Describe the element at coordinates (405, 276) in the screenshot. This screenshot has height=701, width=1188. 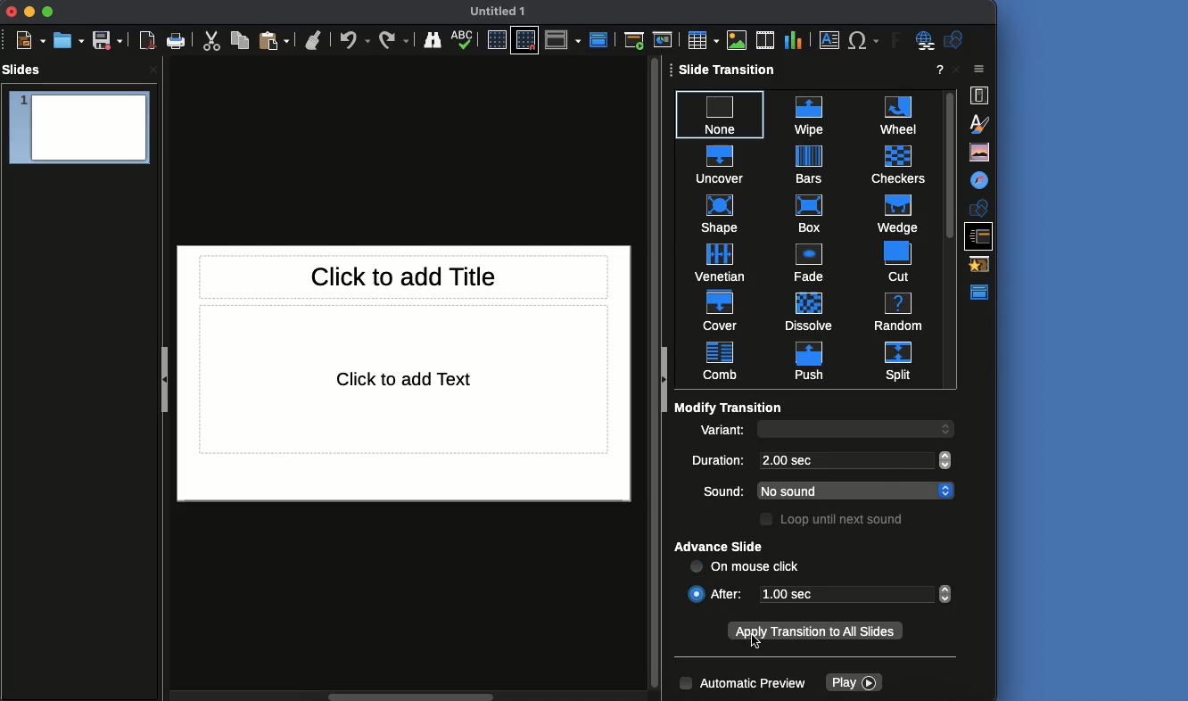
I see `Title` at that location.